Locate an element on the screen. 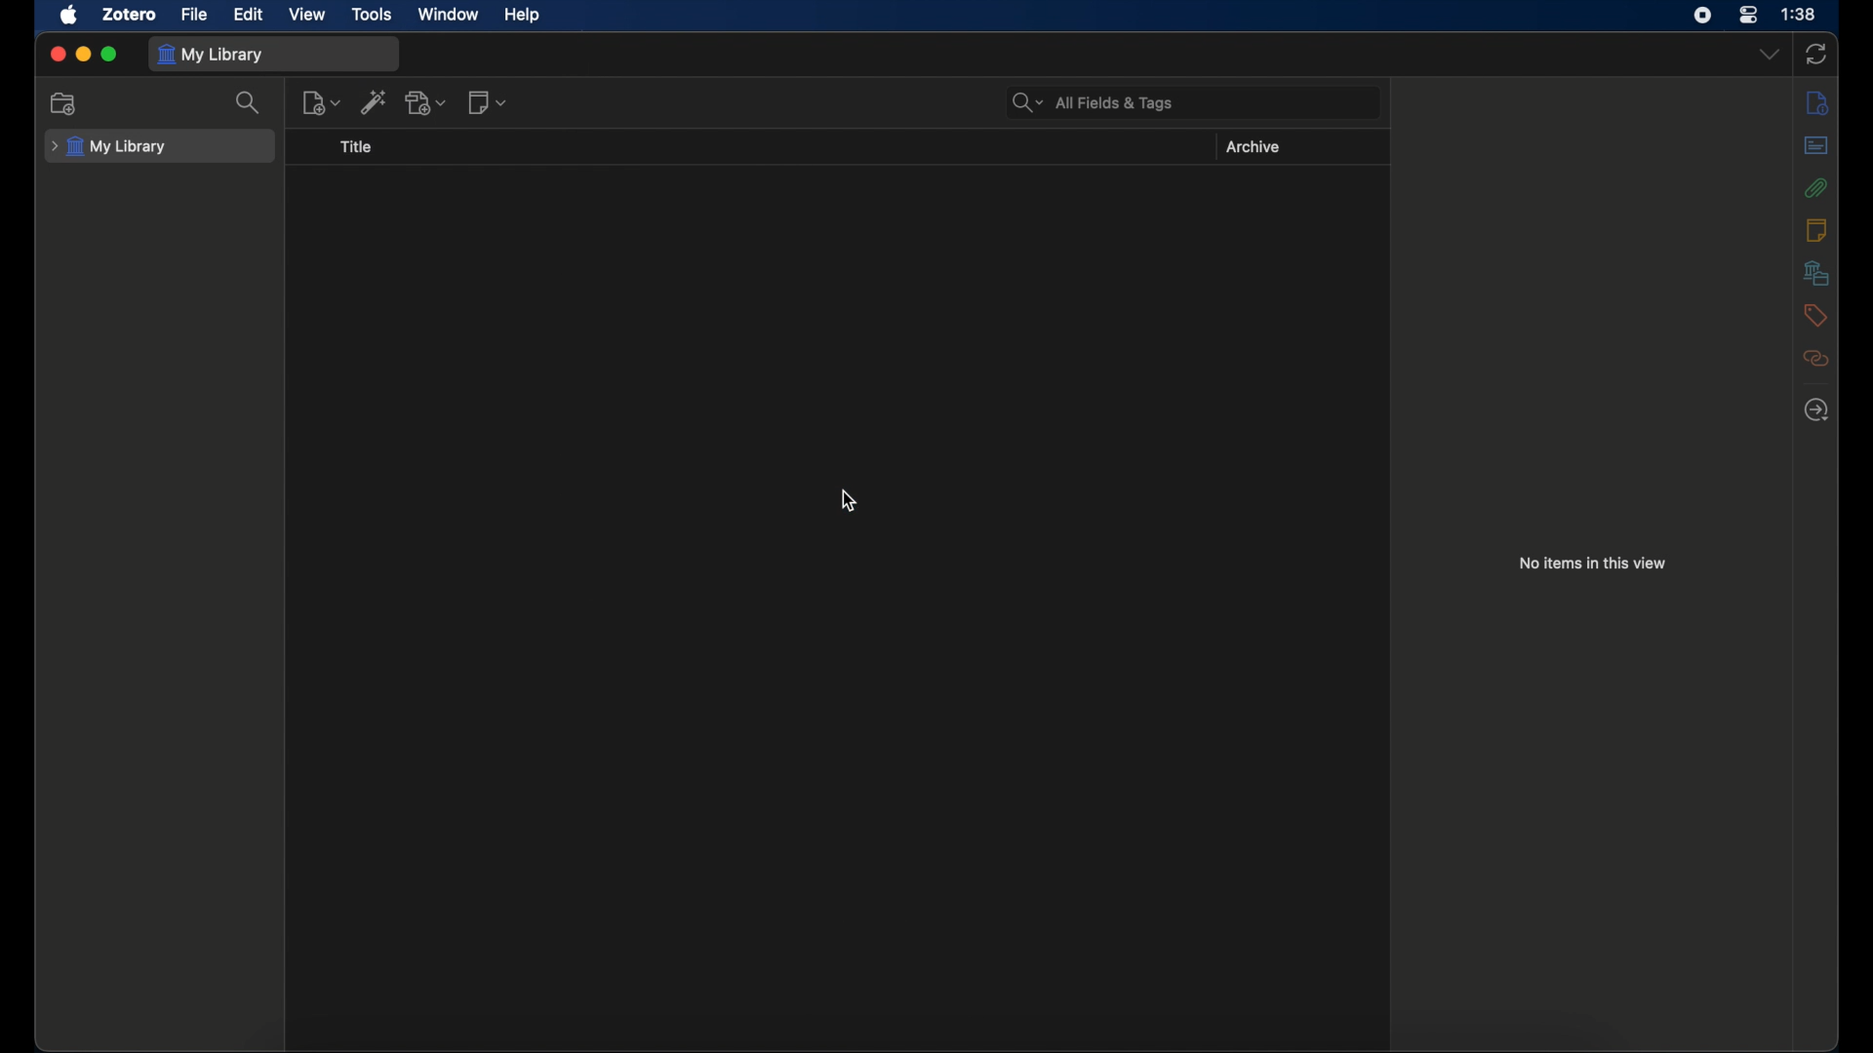 Image resolution: width=1873 pixels, height=1053 pixels. close is located at coordinates (57, 54).